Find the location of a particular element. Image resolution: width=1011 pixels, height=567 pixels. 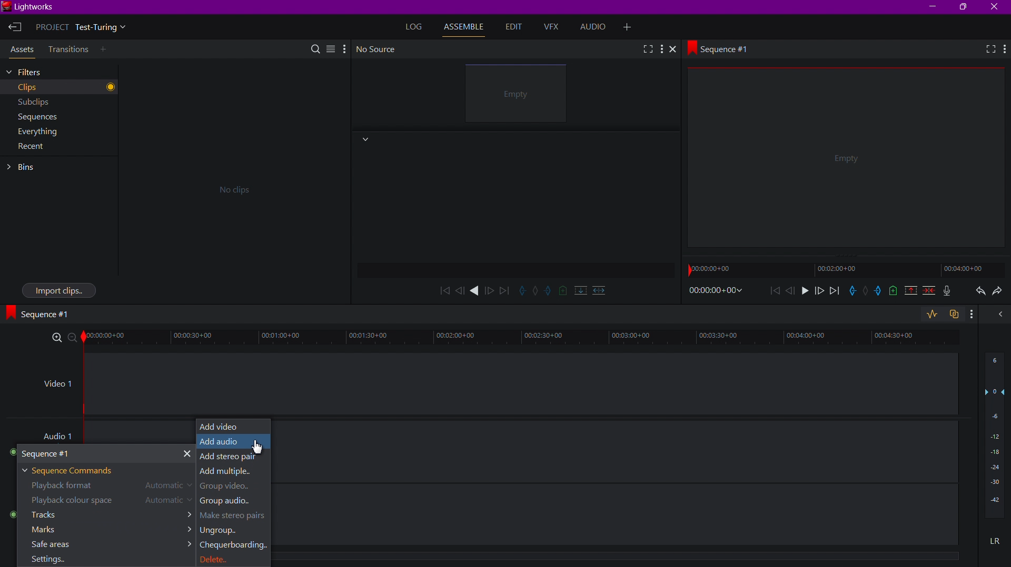

Audio Level is located at coordinates (995, 439).